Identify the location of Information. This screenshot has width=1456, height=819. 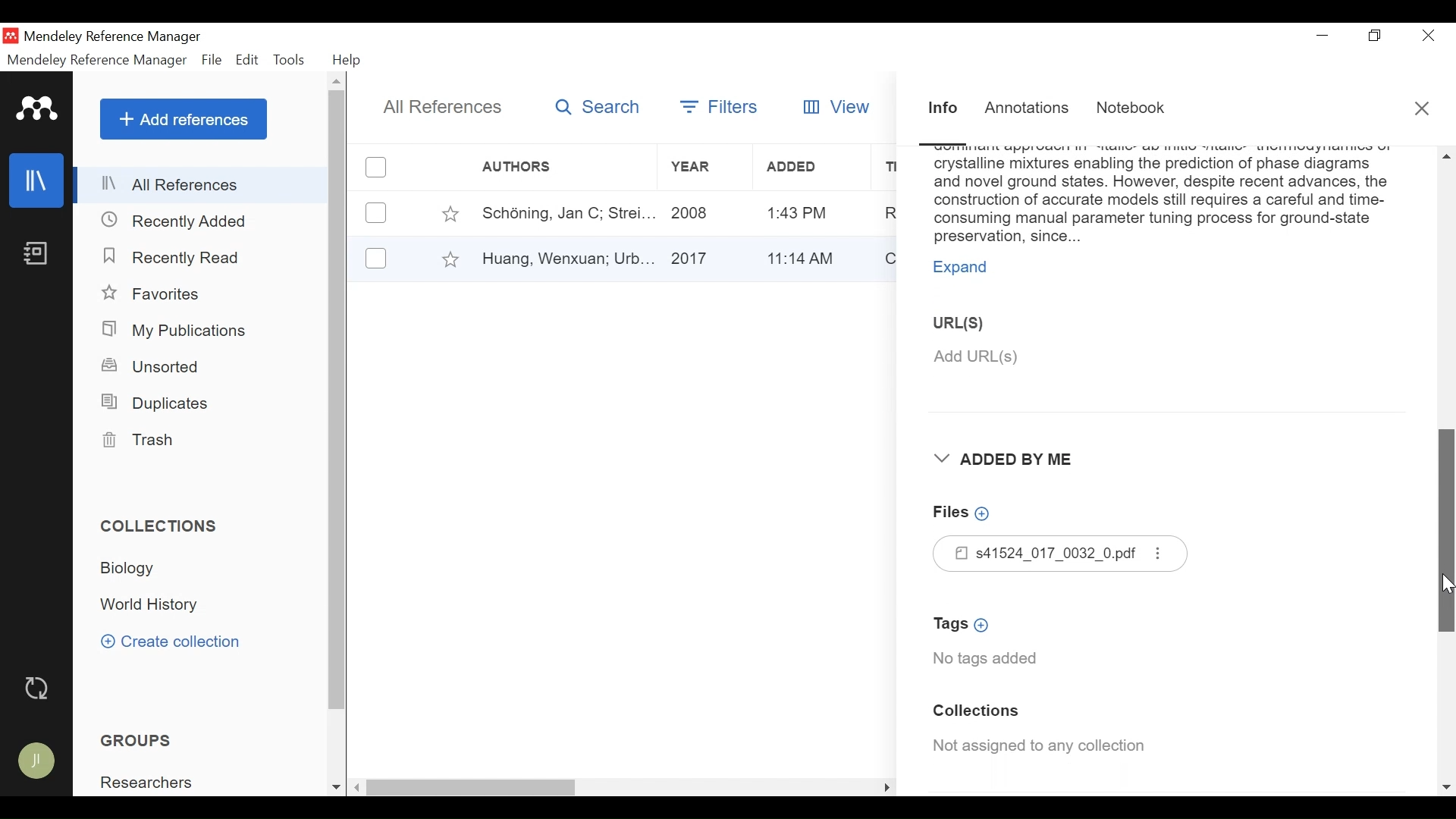
(944, 109).